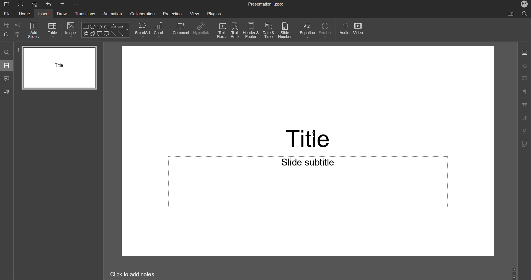 The width and height of the screenshot is (531, 280). What do you see at coordinates (222, 31) in the screenshot?
I see `TextBox` at bounding box center [222, 31].